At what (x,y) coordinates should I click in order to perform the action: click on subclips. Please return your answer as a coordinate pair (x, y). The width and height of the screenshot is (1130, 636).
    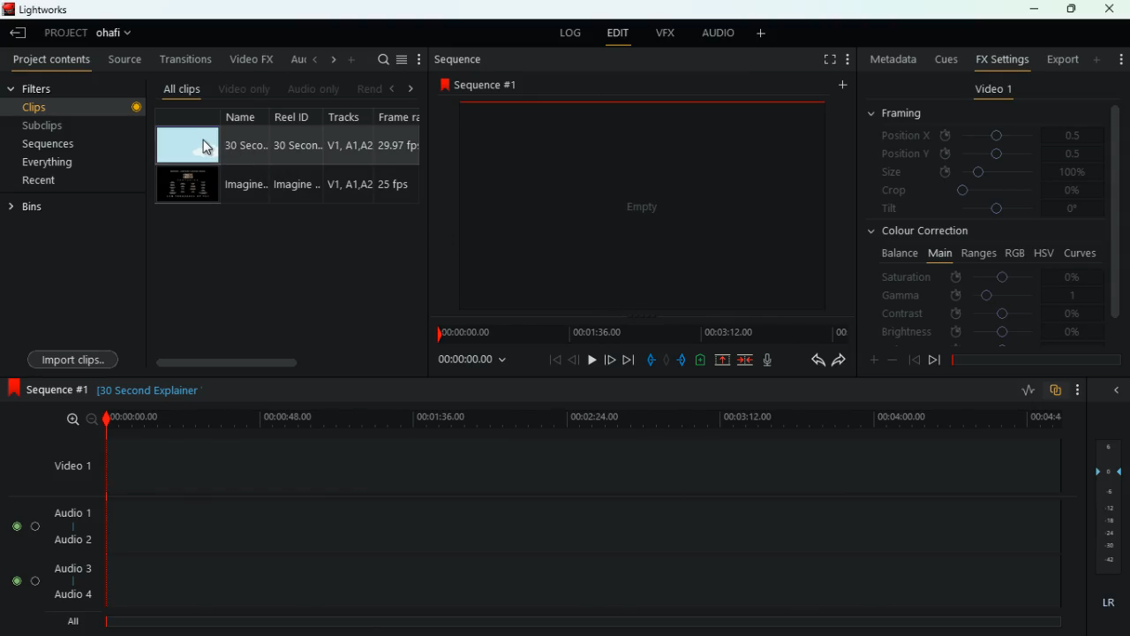
    Looking at the image, I should click on (72, 125).